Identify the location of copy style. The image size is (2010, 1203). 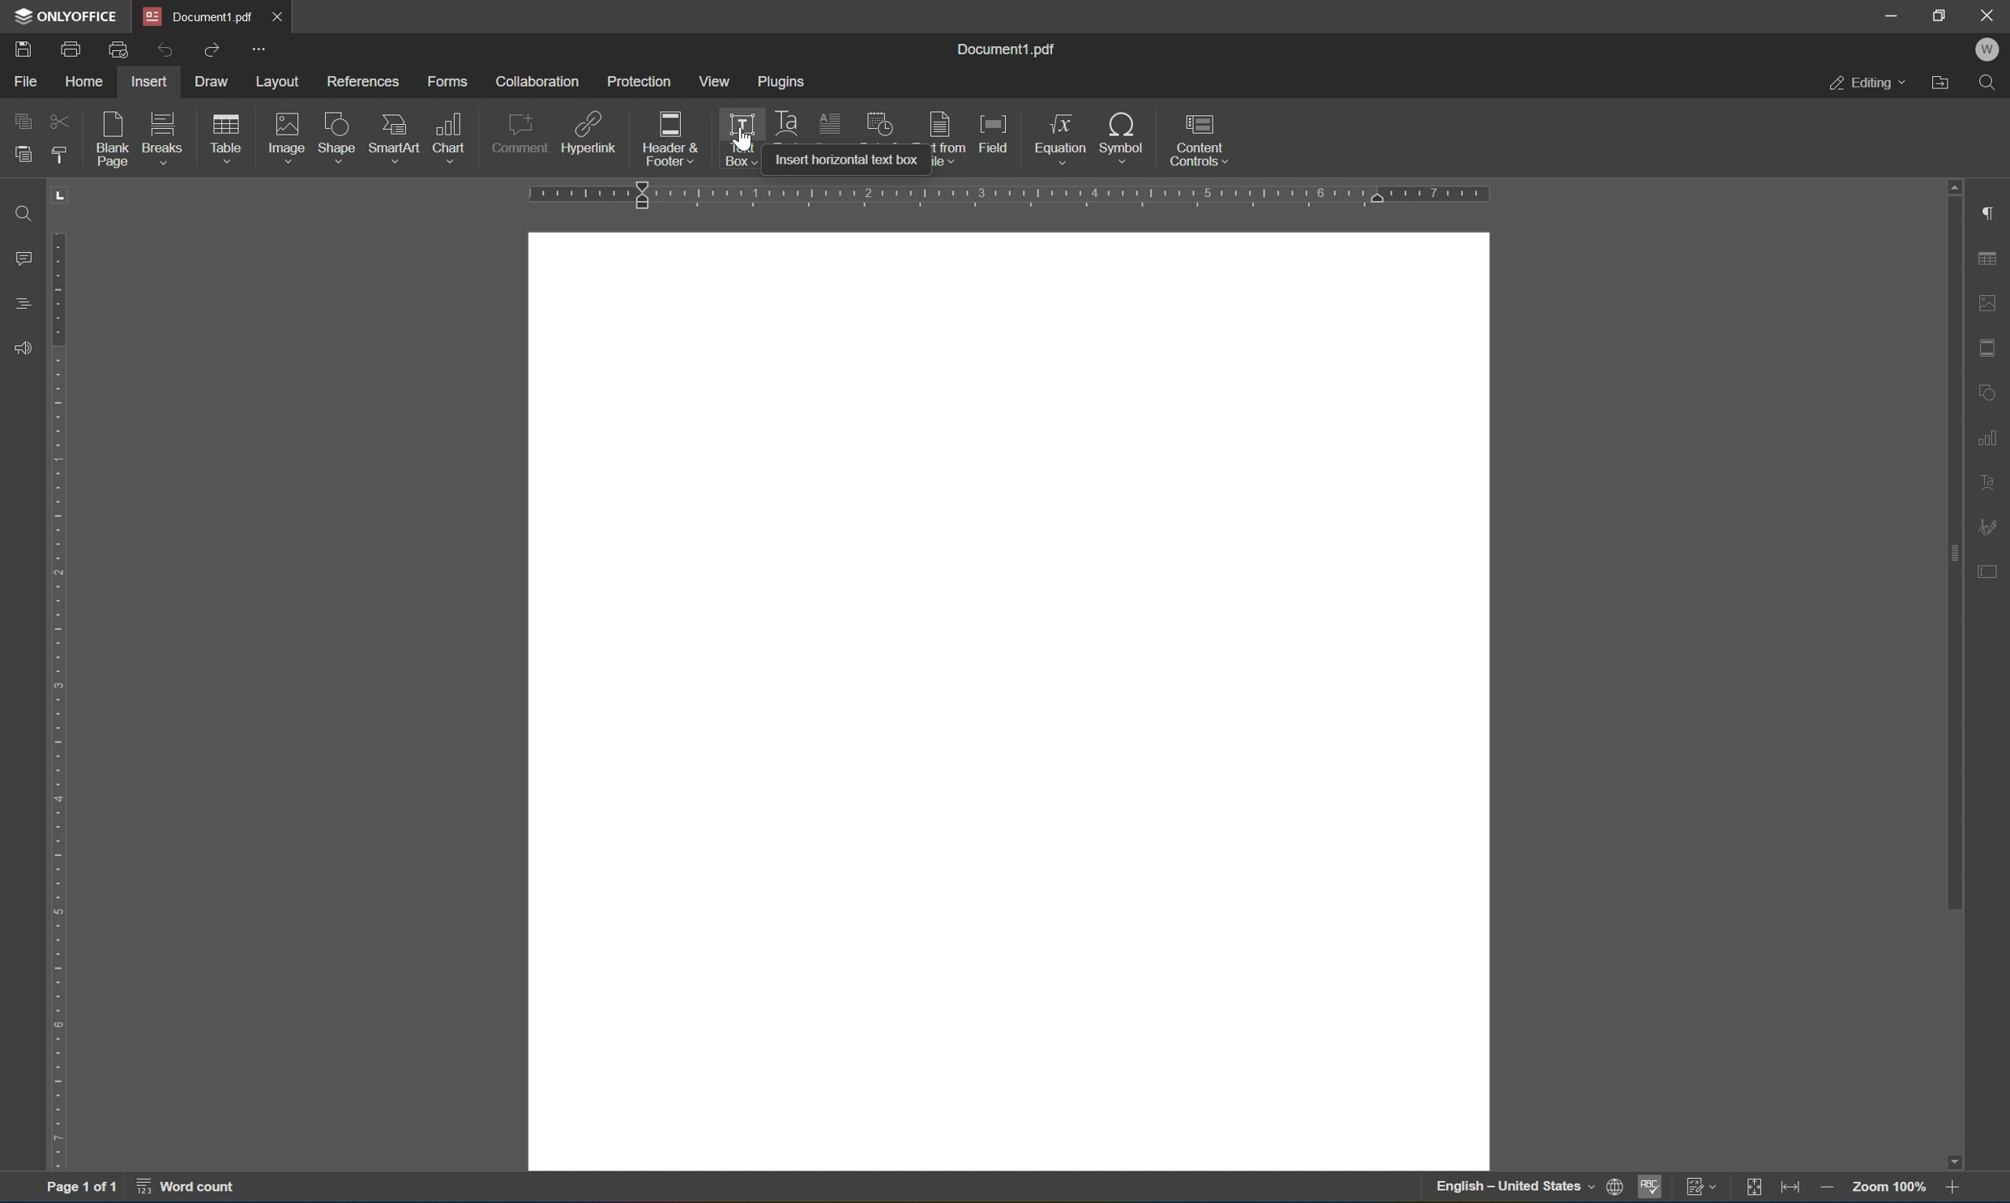
(59, 155).